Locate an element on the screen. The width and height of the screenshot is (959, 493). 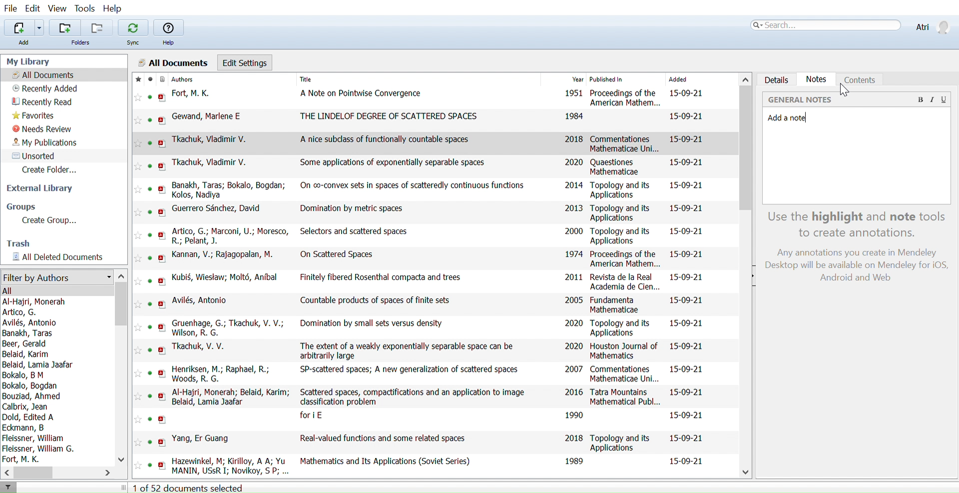
Add is located at coordinates (22, 42).